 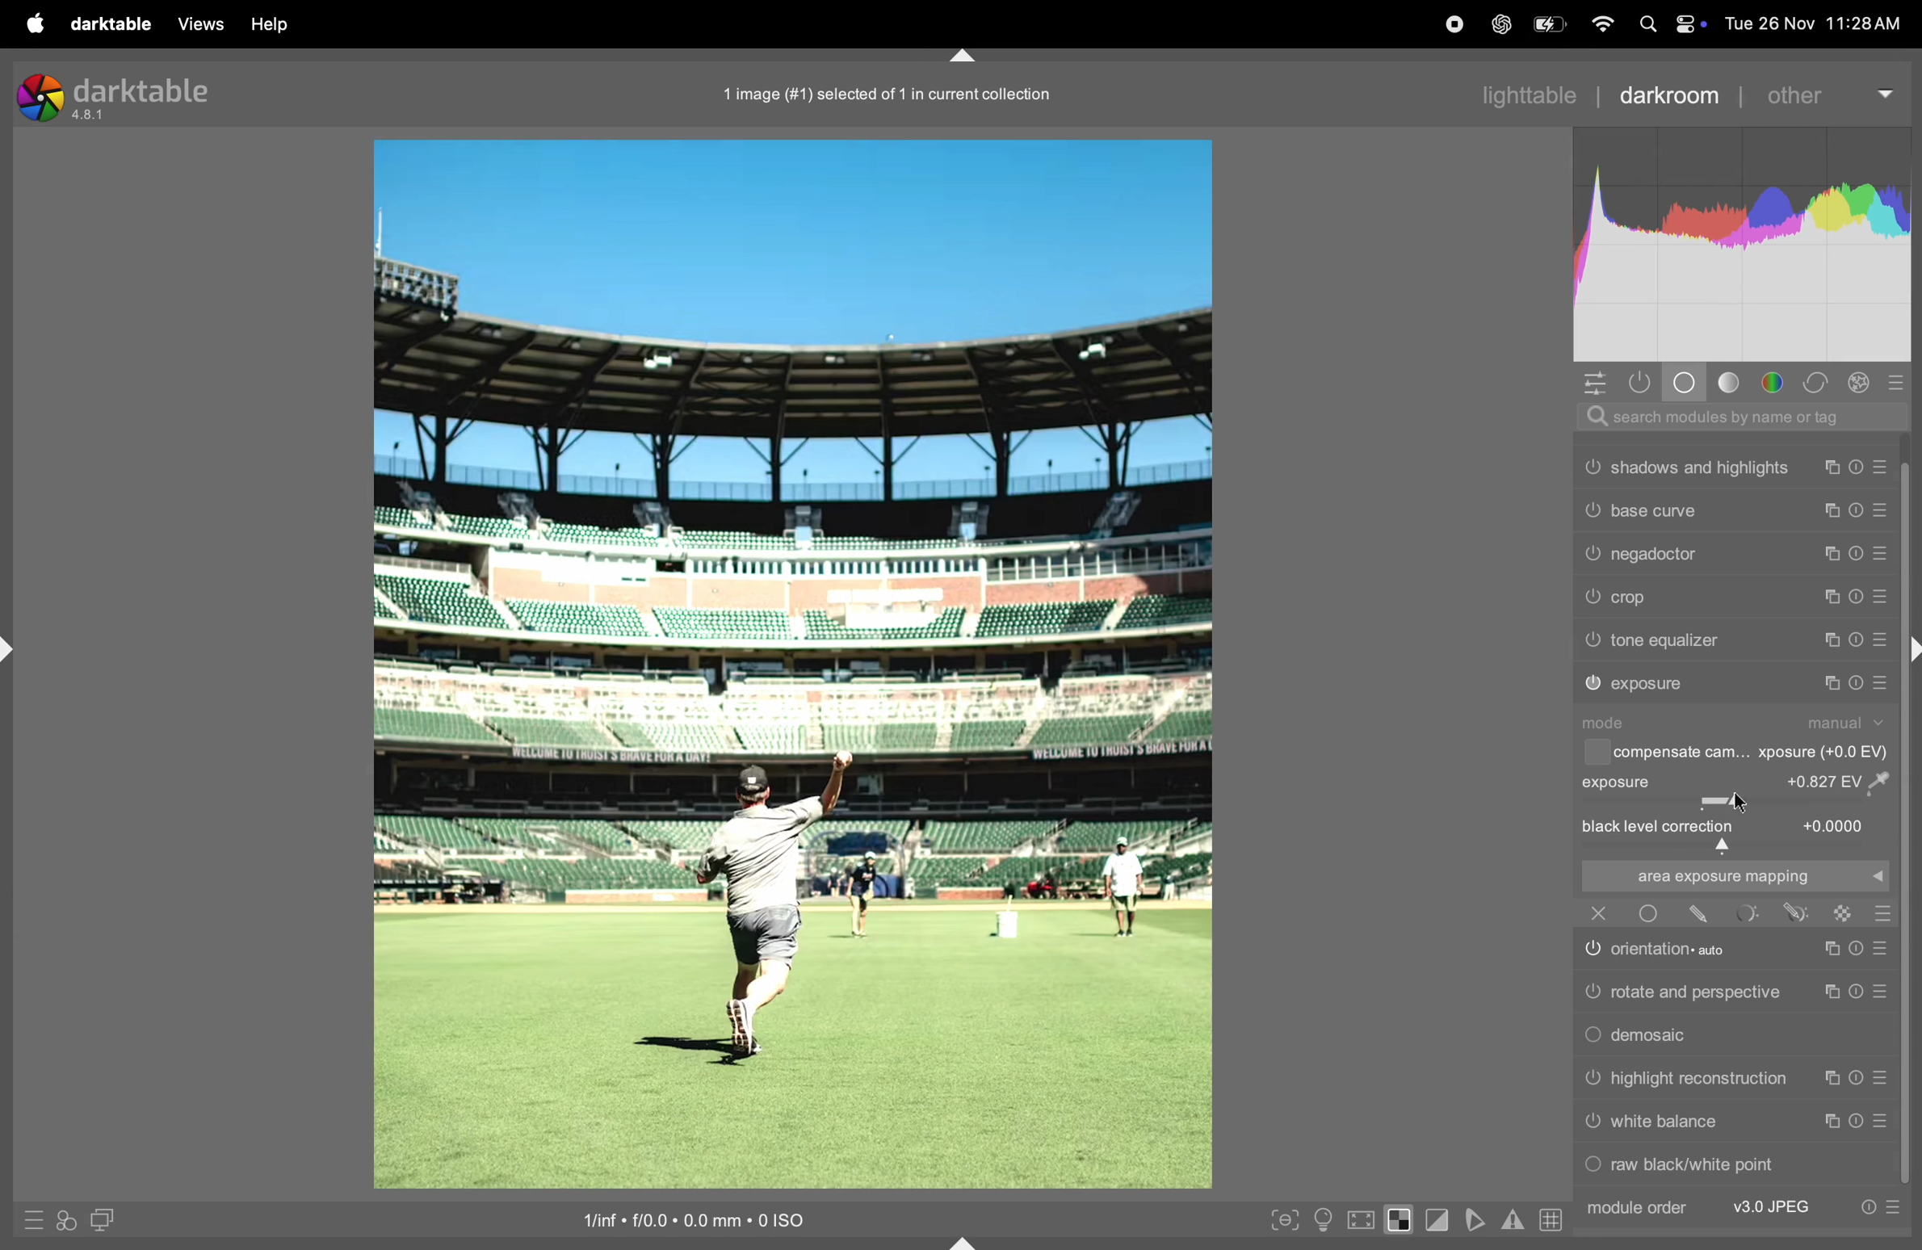 What do you see at coordinates (881, 90) in the screenshot?
I see `image collection` at bounding box center [881, 90].